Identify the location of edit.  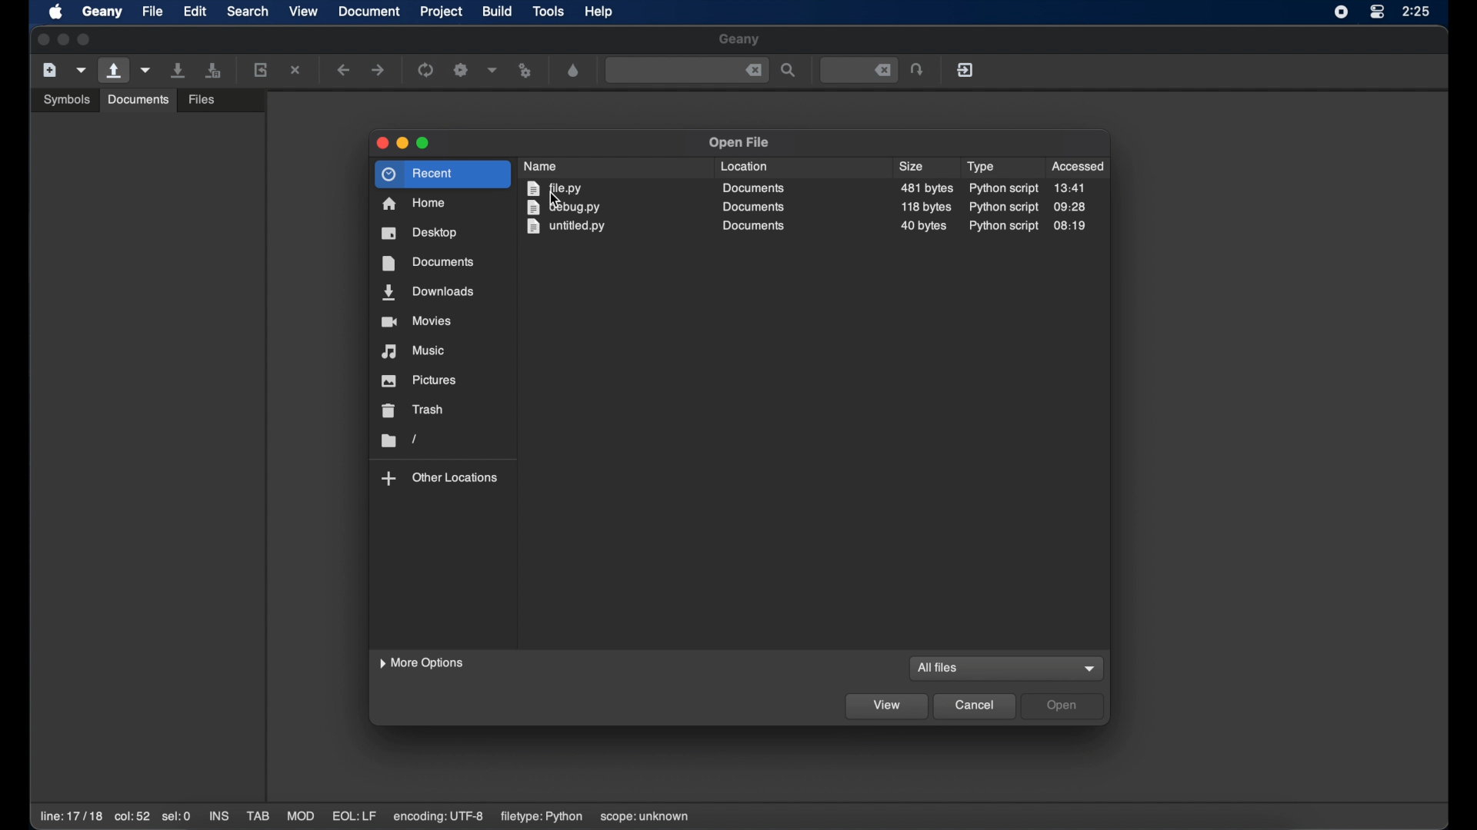
(195, 11).